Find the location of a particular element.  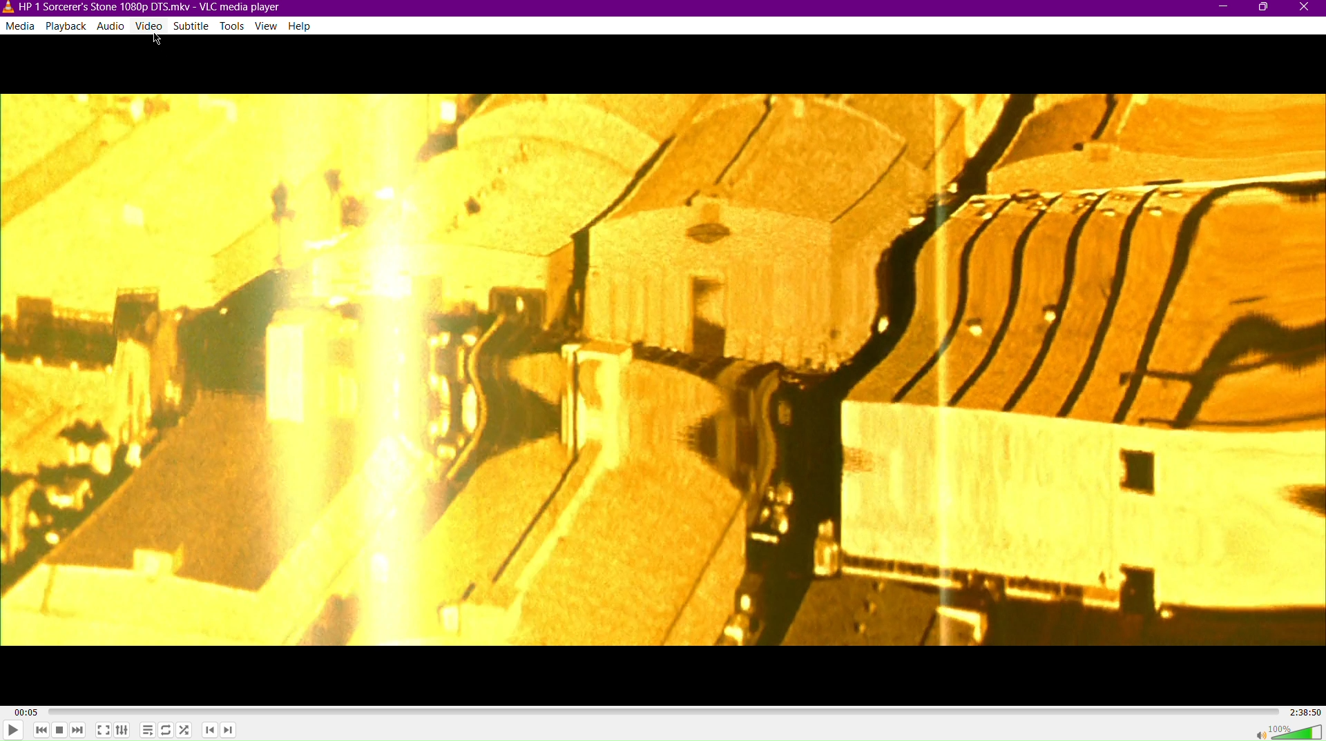

View is located at coordinates (268, 28).